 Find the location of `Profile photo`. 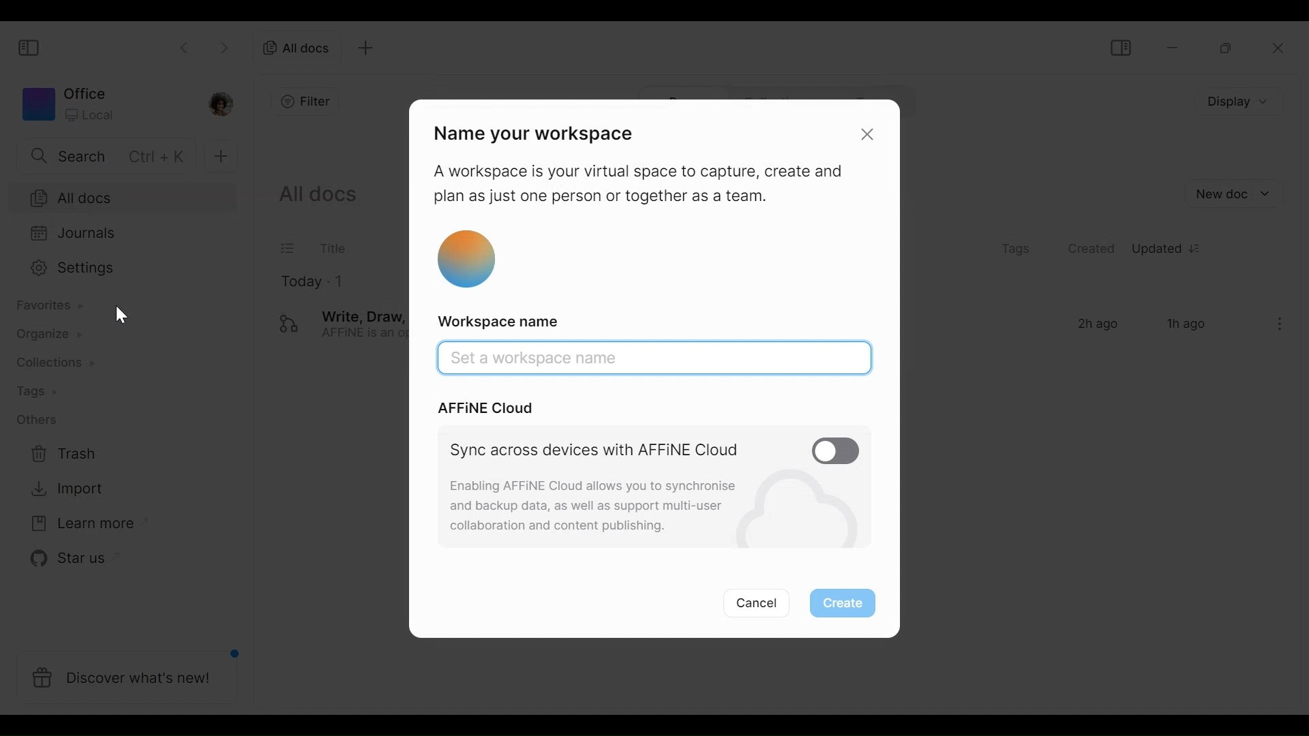

Profile photo is located at coordinates (226, 105).